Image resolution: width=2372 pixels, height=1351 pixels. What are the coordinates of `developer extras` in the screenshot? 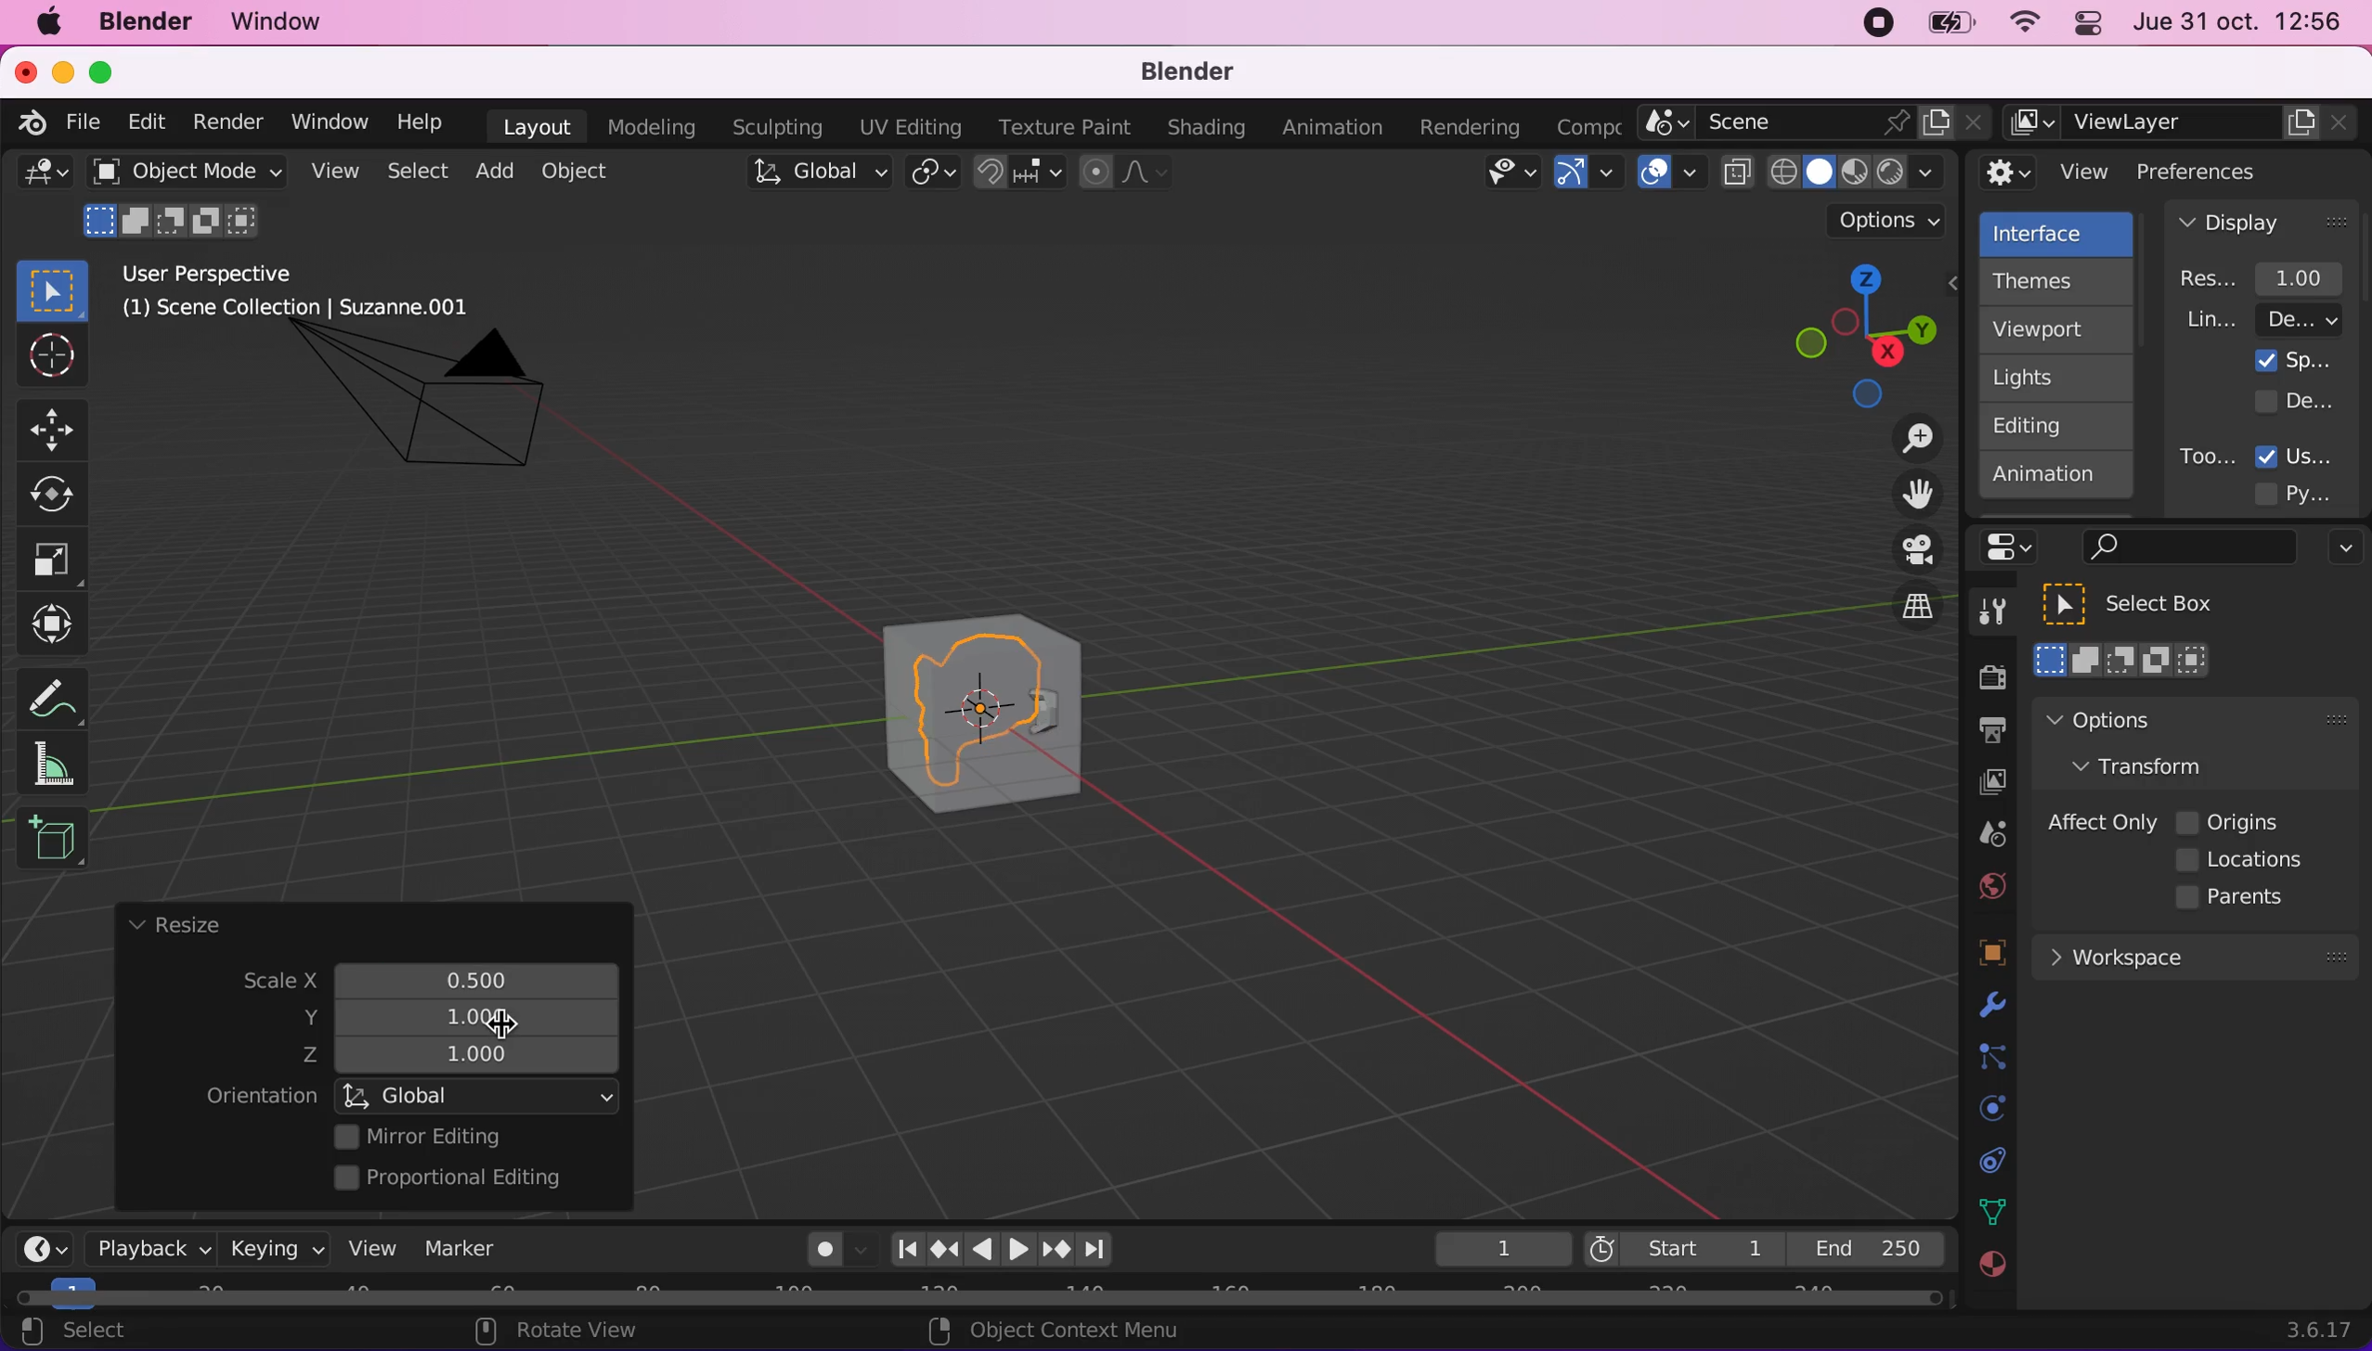 It's located at (2297, 400).